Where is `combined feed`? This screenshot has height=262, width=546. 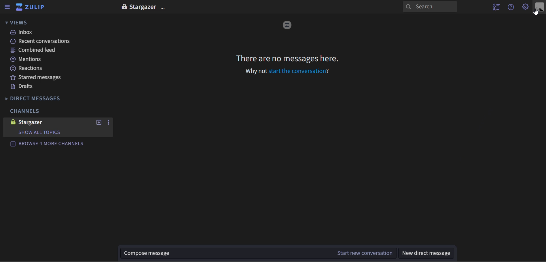 combined feed is located at coordinates (34, 51).